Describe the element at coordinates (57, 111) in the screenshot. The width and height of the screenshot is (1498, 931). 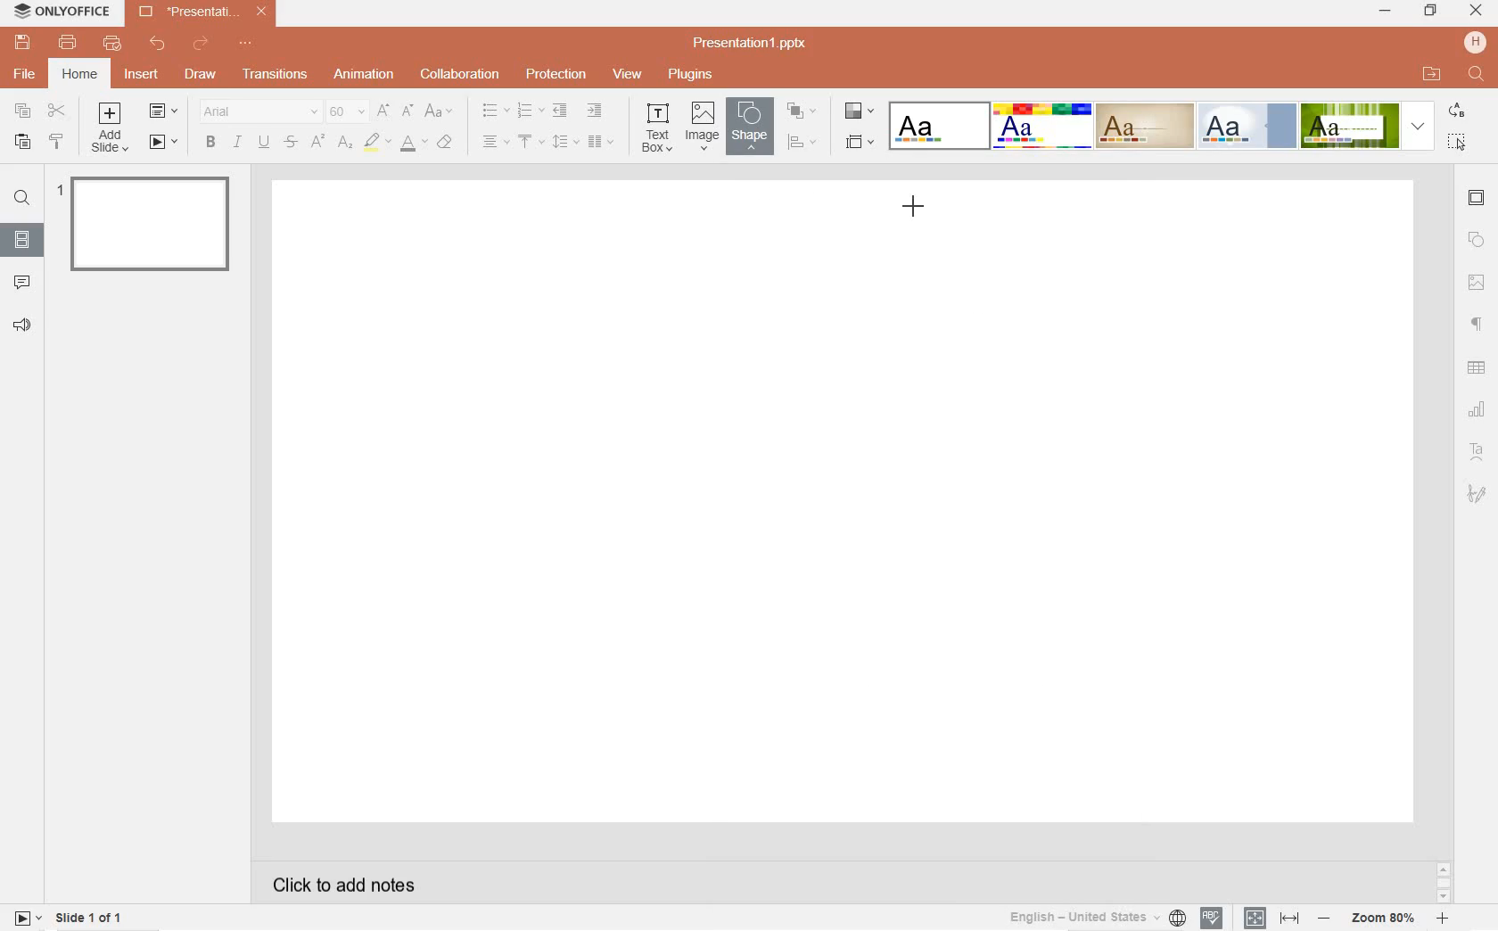
I see `cut` at that location.